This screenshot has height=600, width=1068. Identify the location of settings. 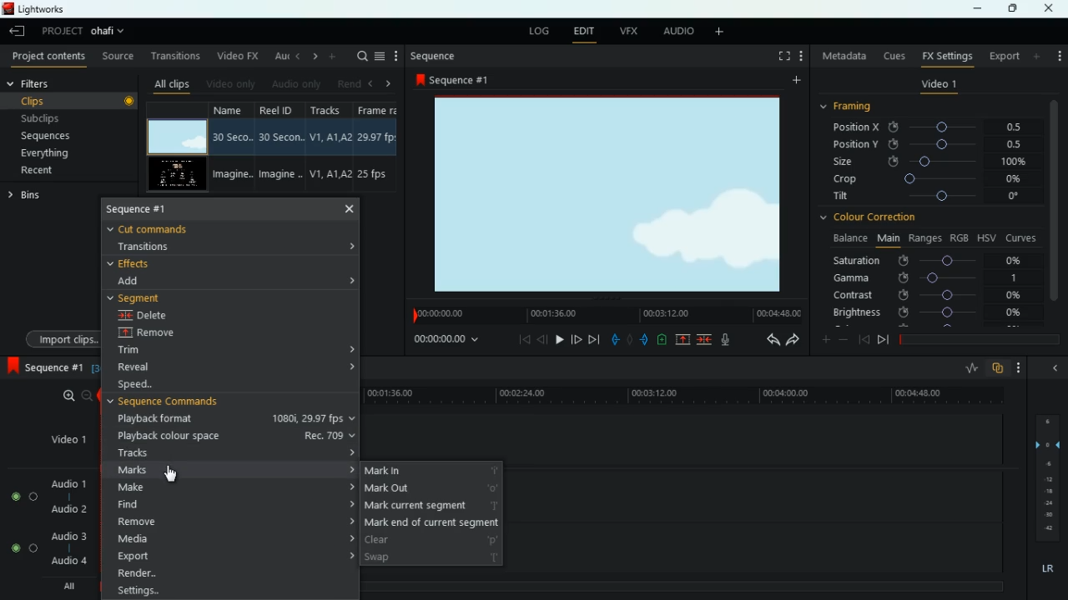
(1058, 54).